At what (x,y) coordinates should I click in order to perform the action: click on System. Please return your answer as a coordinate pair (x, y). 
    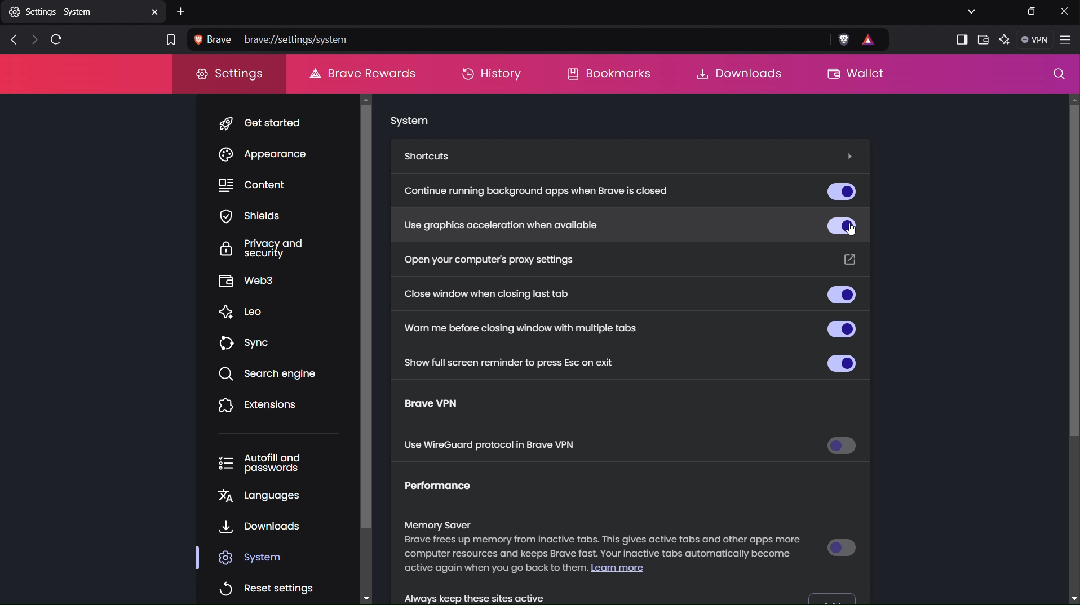
    Looking at the image, I should click on (409, 122).